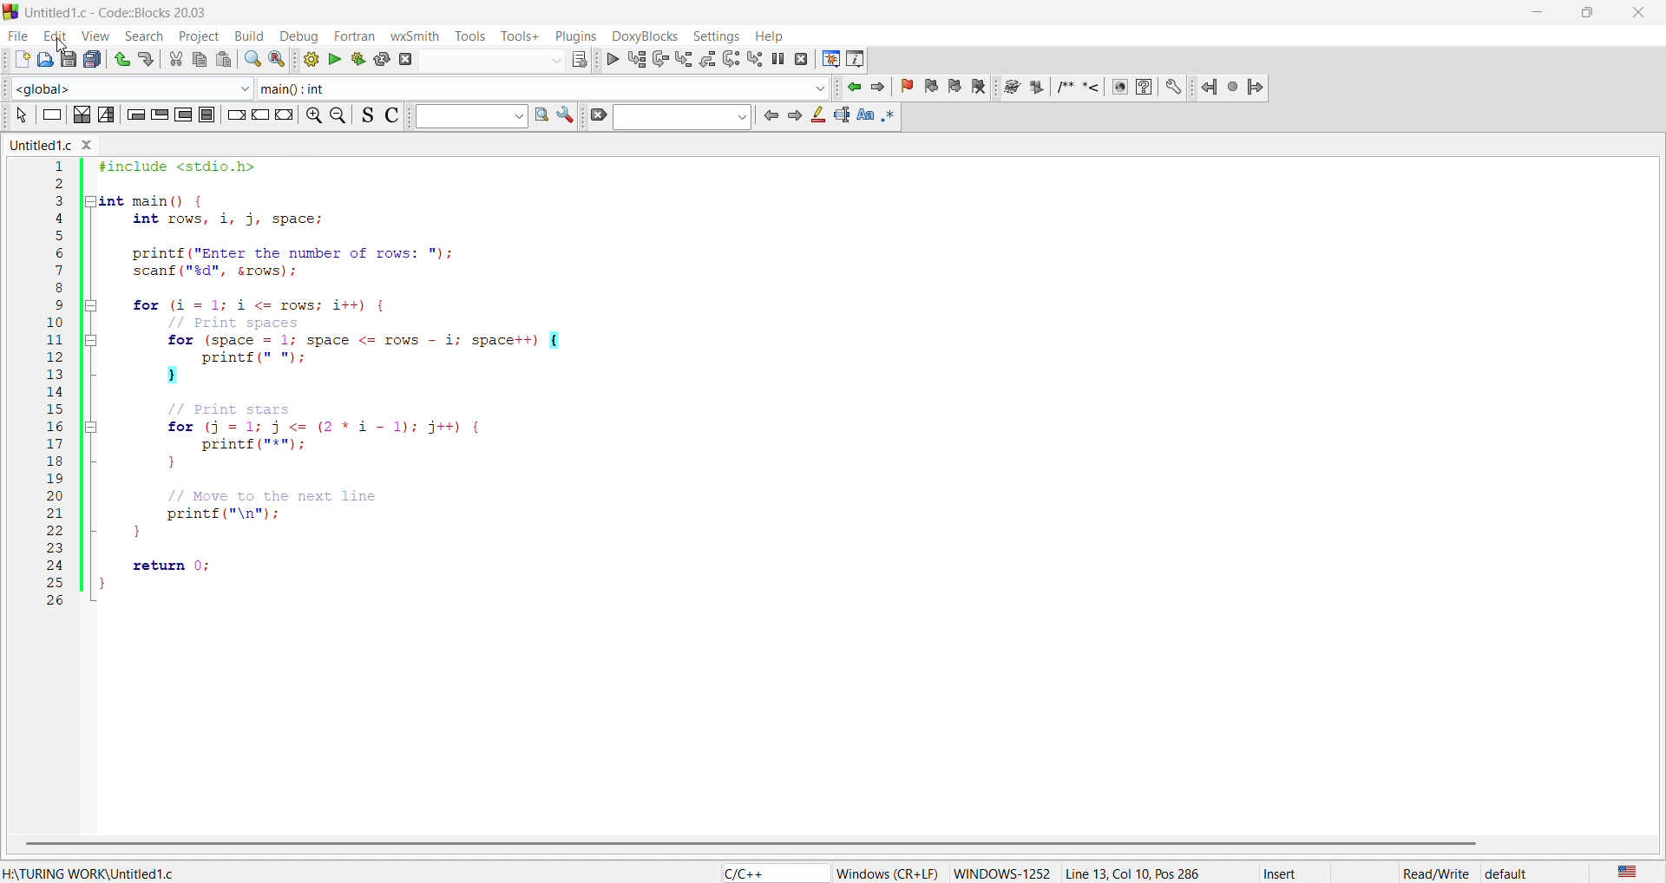 Image resolution: width=1666 pixels, height=883 pixels. I want to click on zoom i, so click(311, 115).